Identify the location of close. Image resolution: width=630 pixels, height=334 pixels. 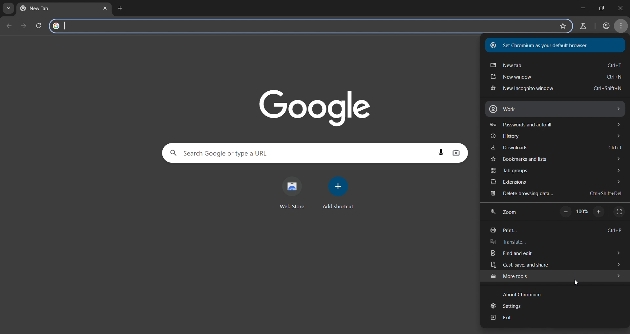
(624, 8).